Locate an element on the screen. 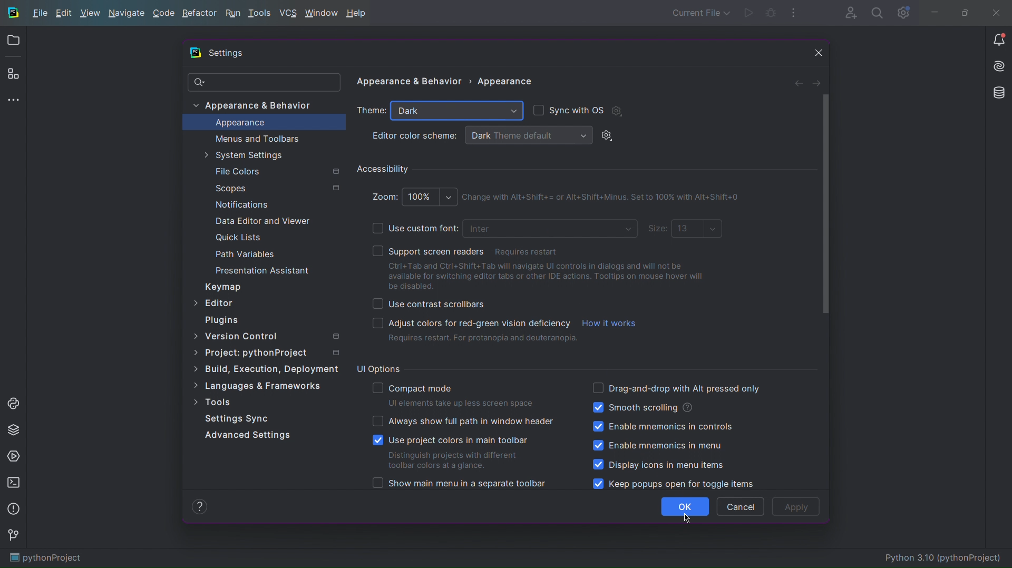 The image size is (1012, 568). Check Bugs is located at coordinates (772, 12).